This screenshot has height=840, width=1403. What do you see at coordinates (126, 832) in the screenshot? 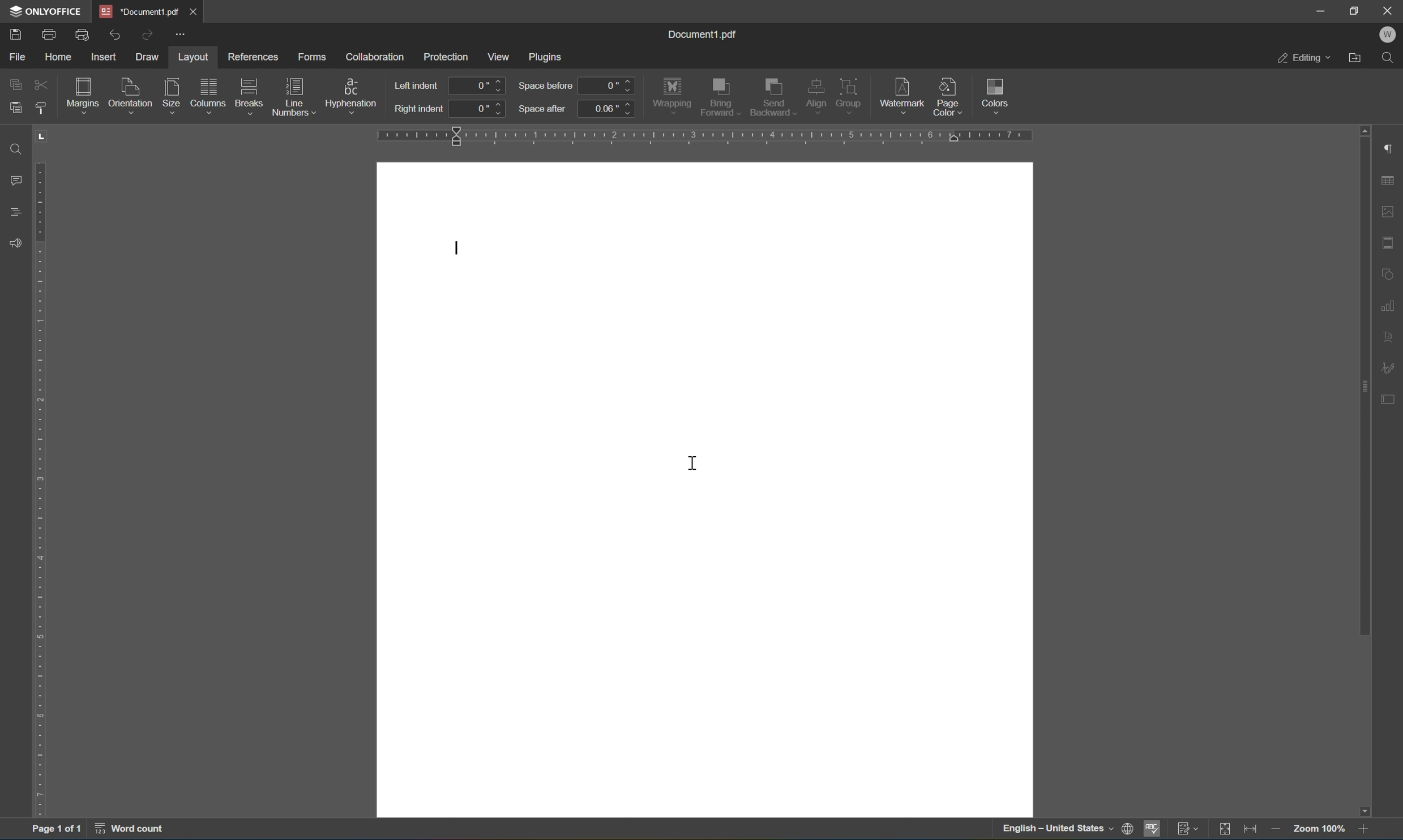
I see `word count` at bounding box center [126, 832].